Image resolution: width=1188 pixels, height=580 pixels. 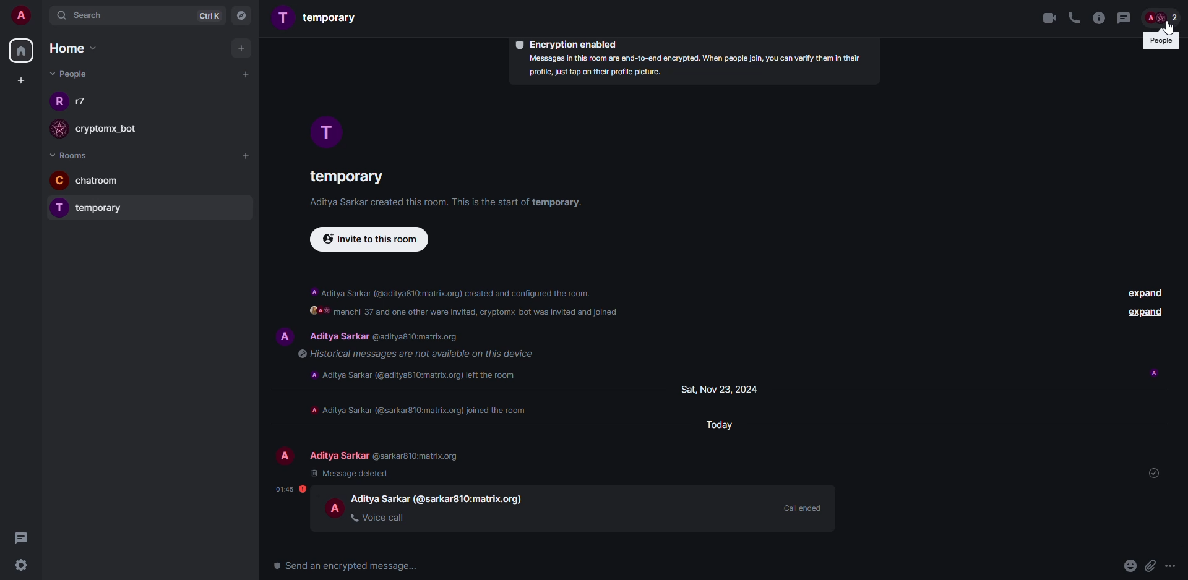 I want to click on info, so click(x=450, y=203).